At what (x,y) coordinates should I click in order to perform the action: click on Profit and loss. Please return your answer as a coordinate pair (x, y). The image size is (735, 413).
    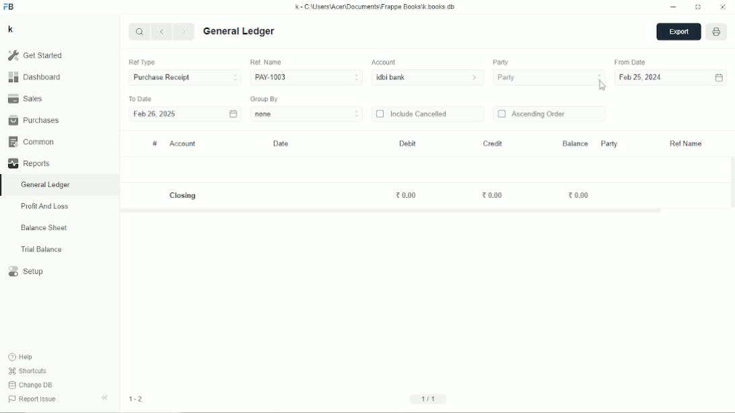
    Looking at the image, I should click on (44, 206).